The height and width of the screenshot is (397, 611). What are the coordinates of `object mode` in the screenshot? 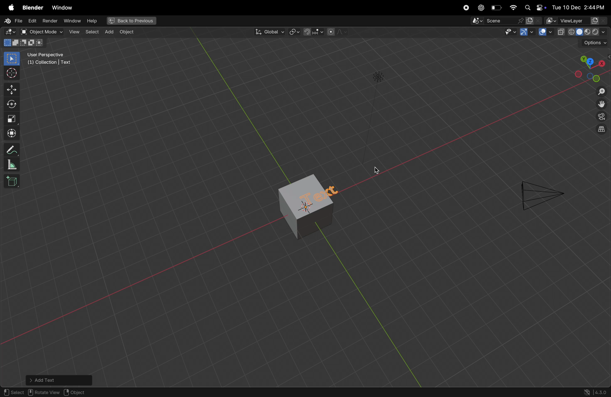 It's located at (42, 32).